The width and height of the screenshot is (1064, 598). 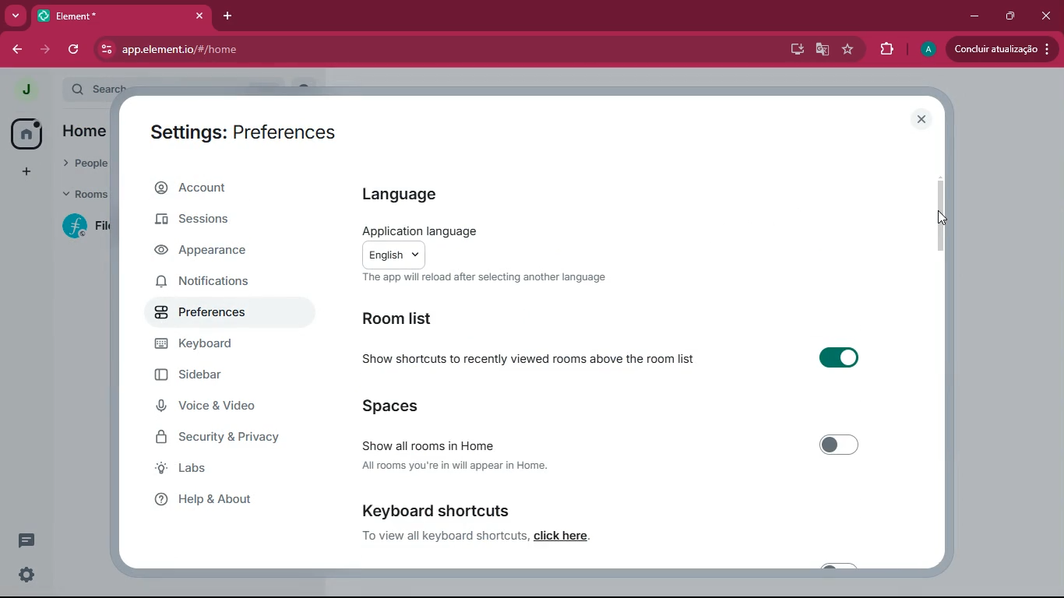 I want to click on click here., so click(x=563, y=536).